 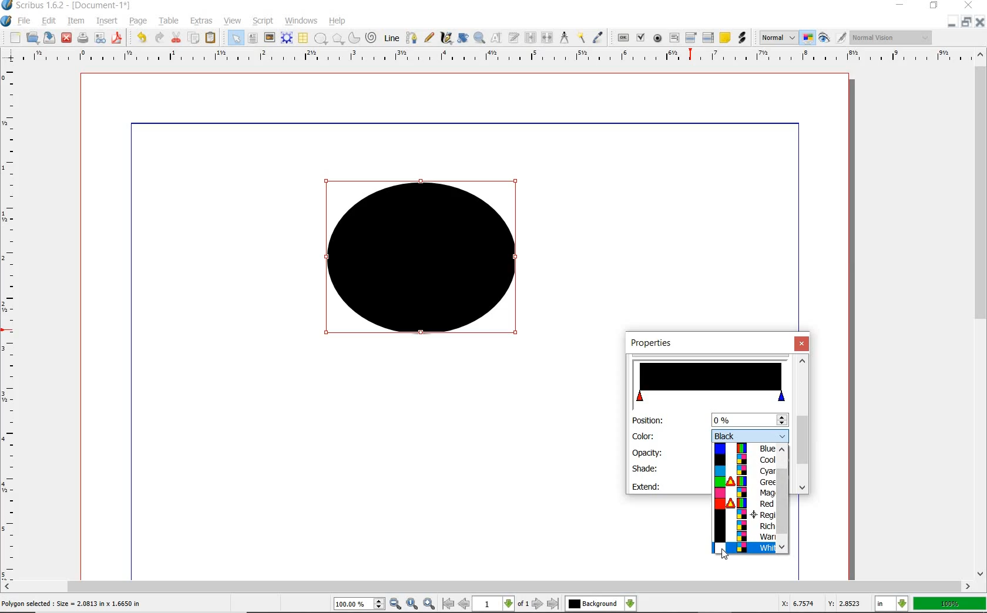 I want to click on color, so click(x=750, y=435).